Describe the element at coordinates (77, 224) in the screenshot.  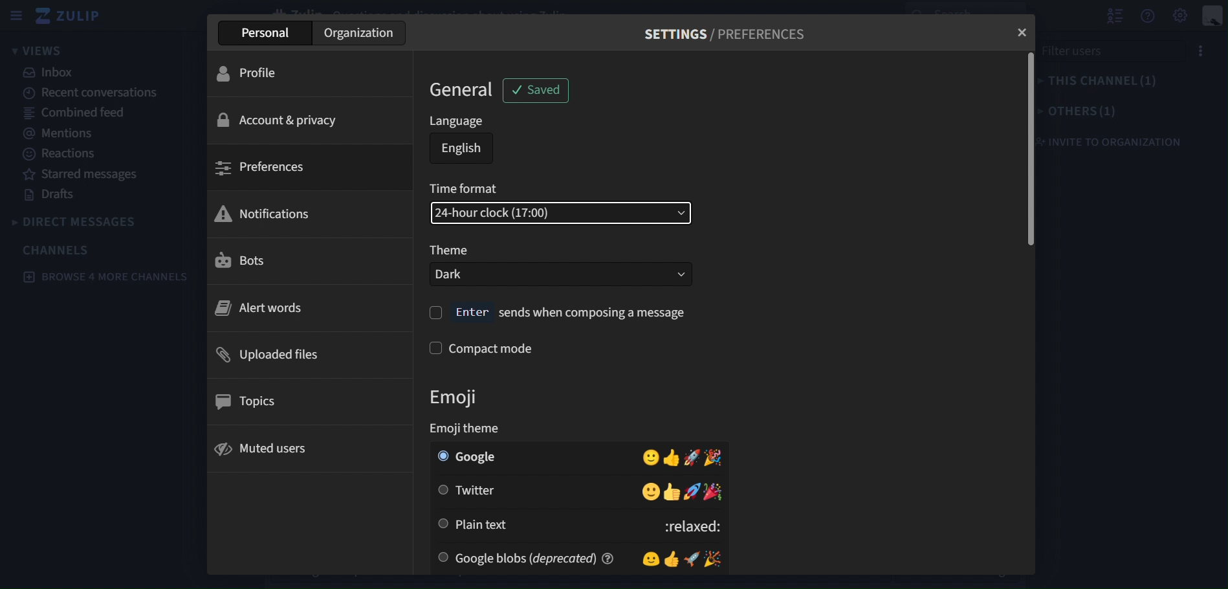
I see `direct messages` at that location.